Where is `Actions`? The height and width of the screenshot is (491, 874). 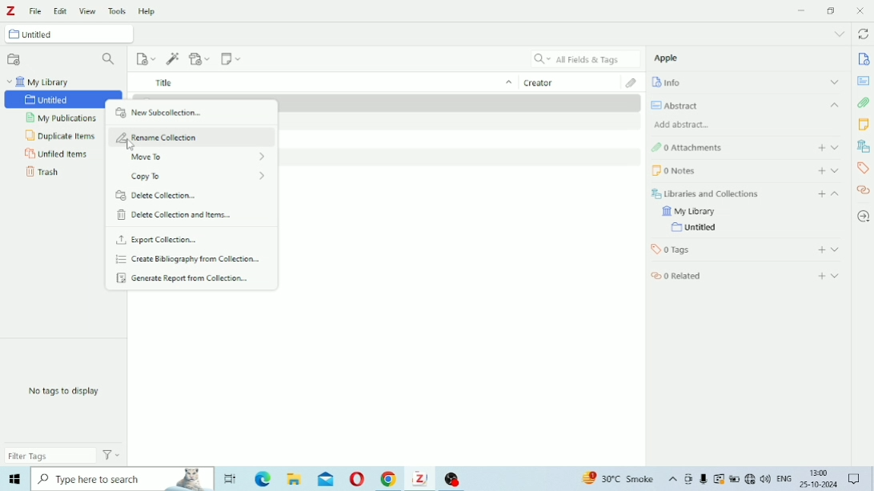
Actions is located at coordinates (114, 455).